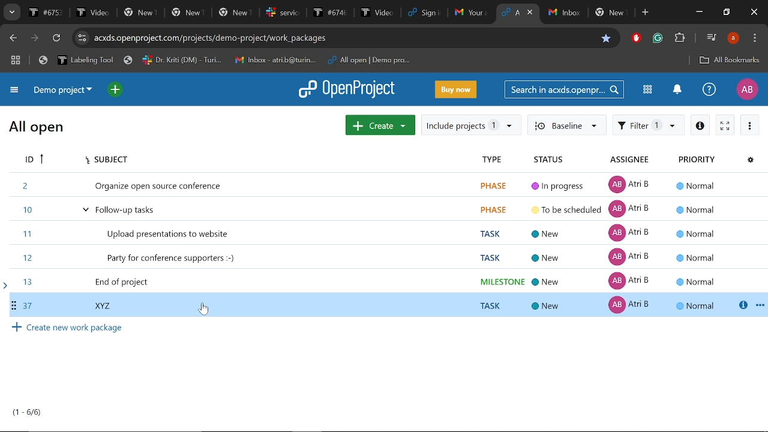 The height and width of the screenshot is (432, 768). Describe the element at coordinates (755, 38) in the screenshot. I see `Customize and control chrome` at that location.